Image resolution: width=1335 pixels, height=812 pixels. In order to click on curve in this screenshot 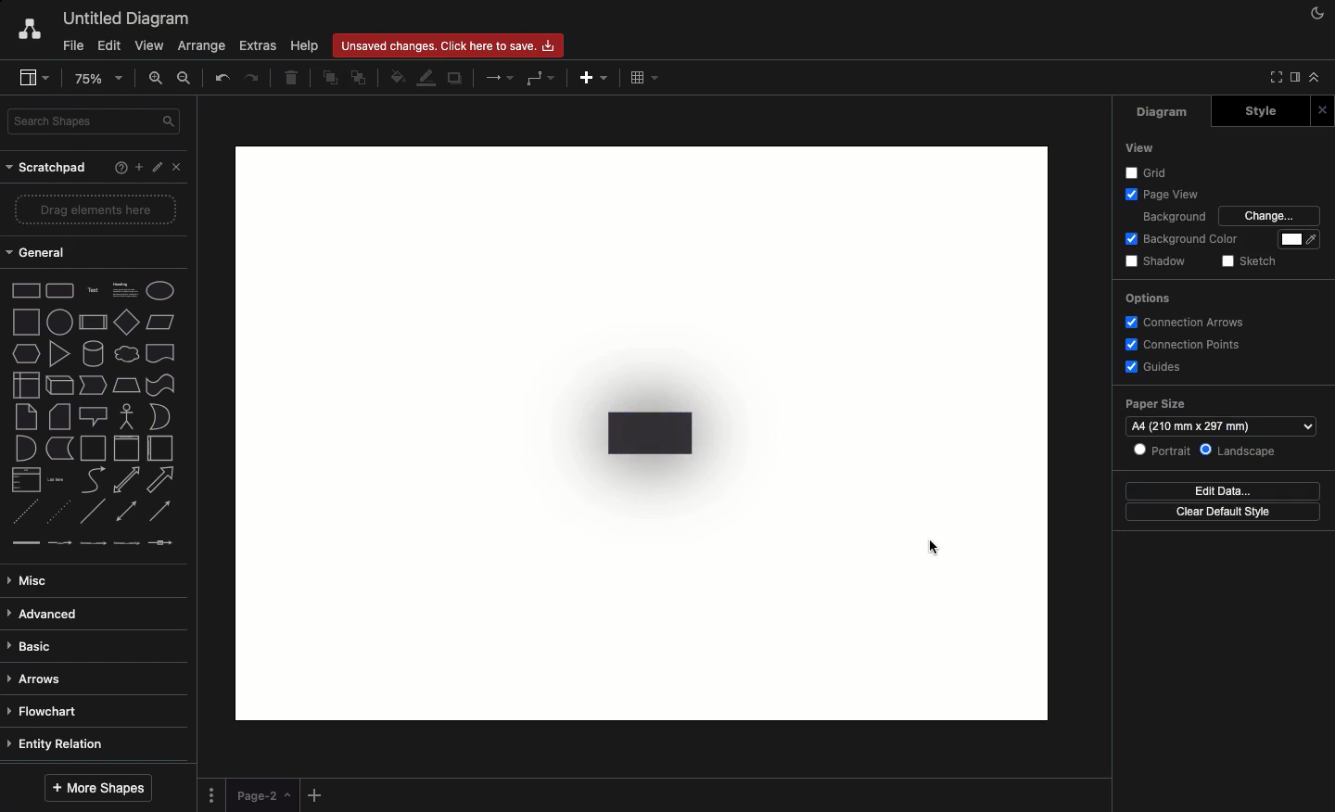, I will do `click(94, 481)`.